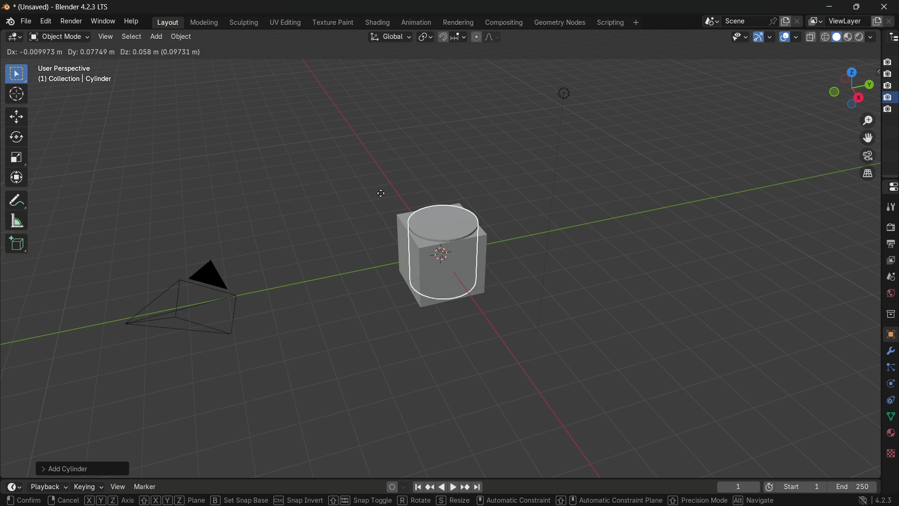 The width and height of the screenshot is (899, 506). What do you see at coordinates (116, 486) in the screenshot?
I see `view` at bounding box center [116, 486].